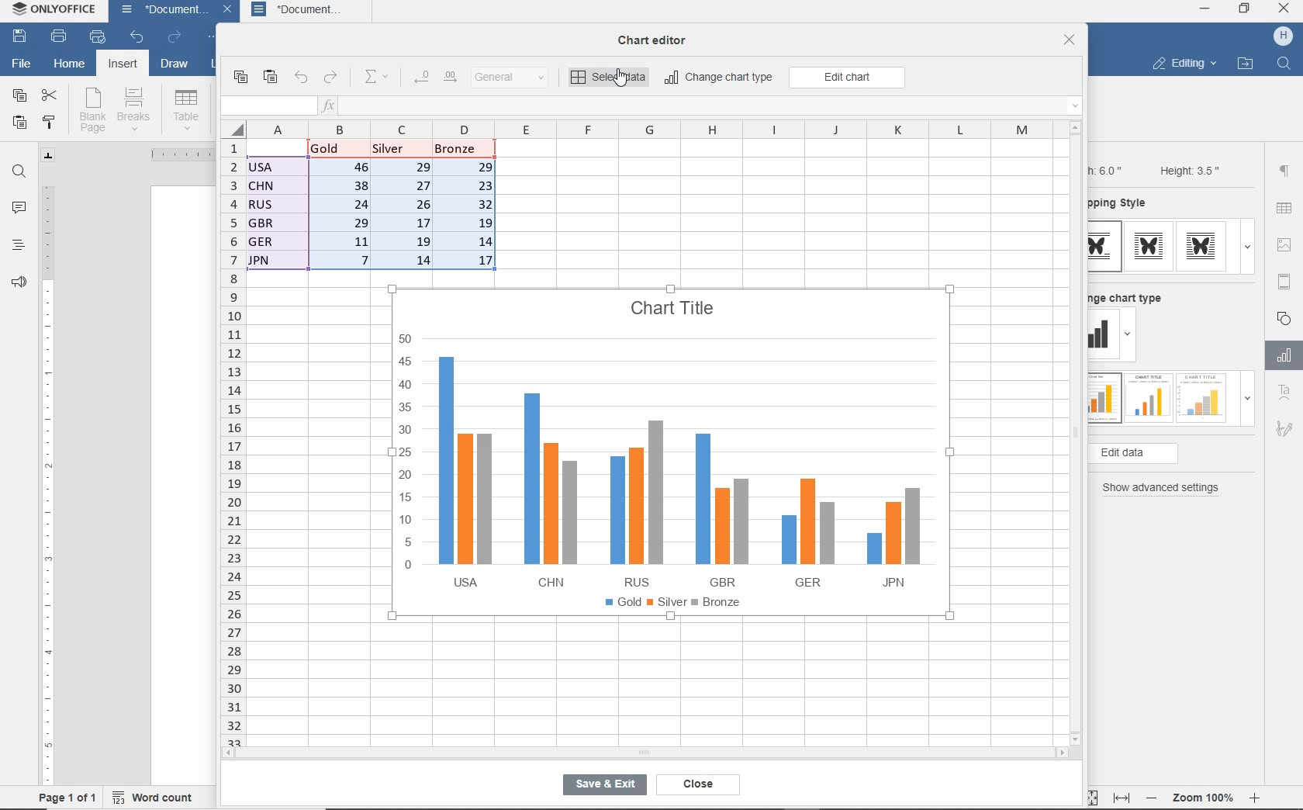 Image resolution: width=1303 pixels, height=810 pixels. I want to click on change type, so click(1106, 335).